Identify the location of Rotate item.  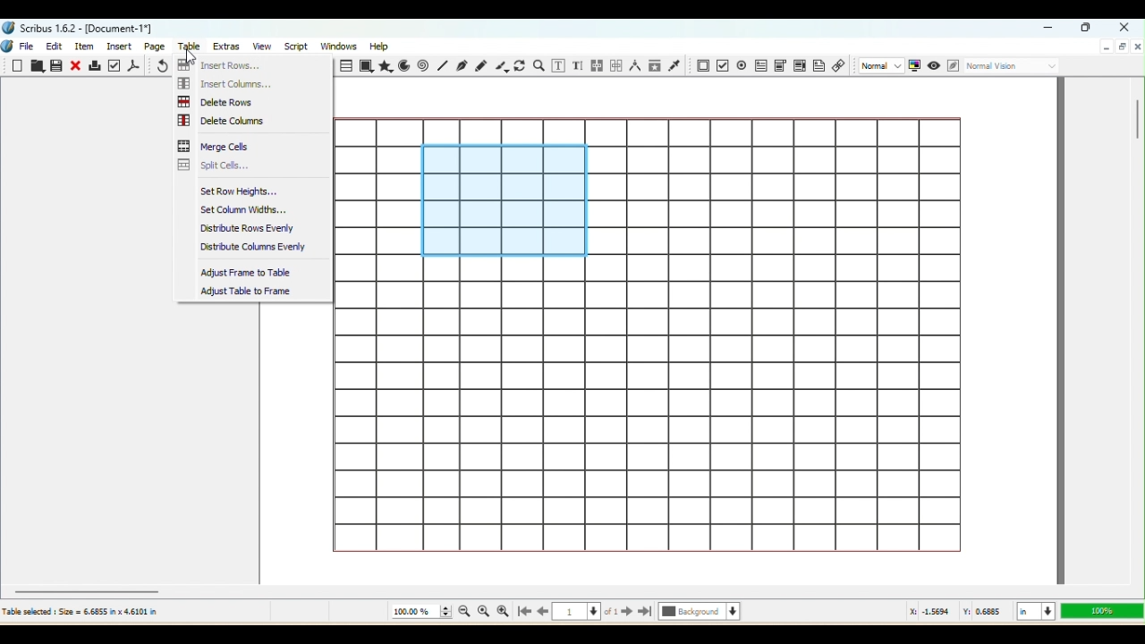
(520, 66).